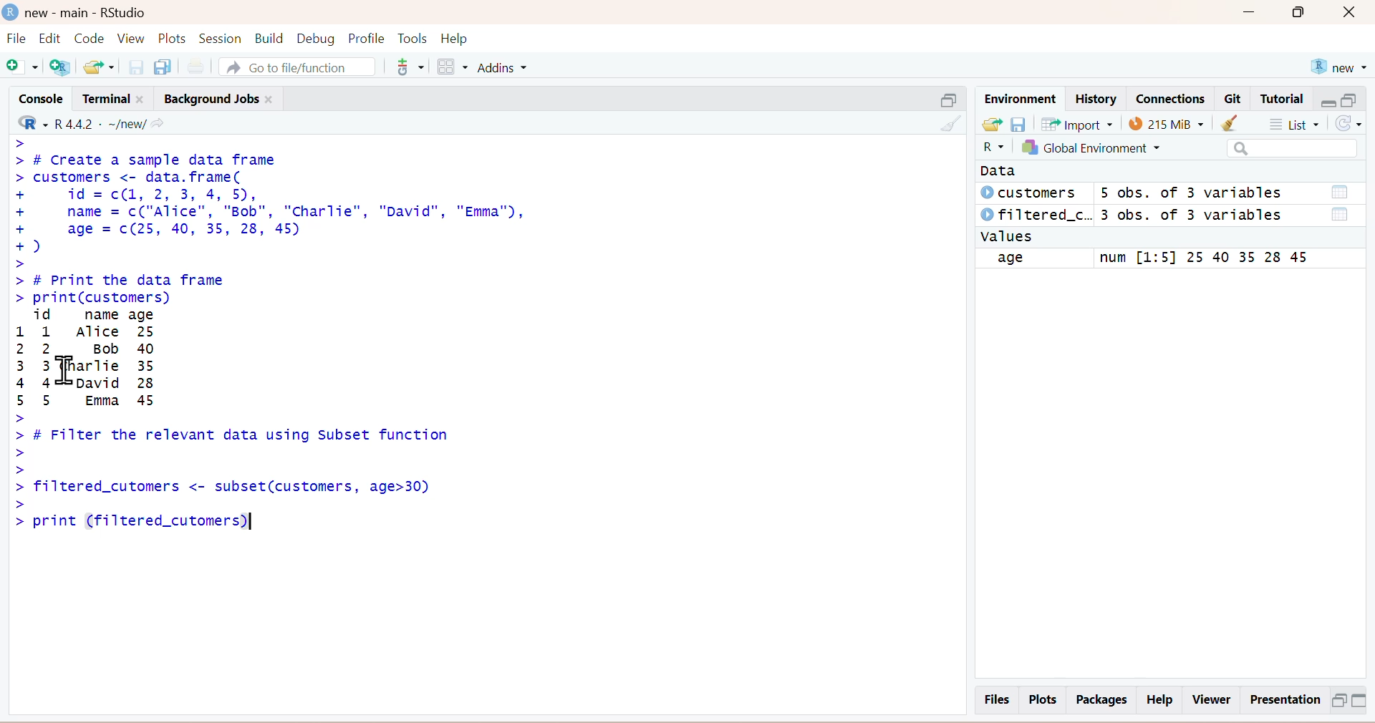 The height and width of the screenshot is (723, 1375). What do you see at coordinates (1109, 150) in the screenshot?
I see `Global Environment ` at bounding box center [1109, 150].